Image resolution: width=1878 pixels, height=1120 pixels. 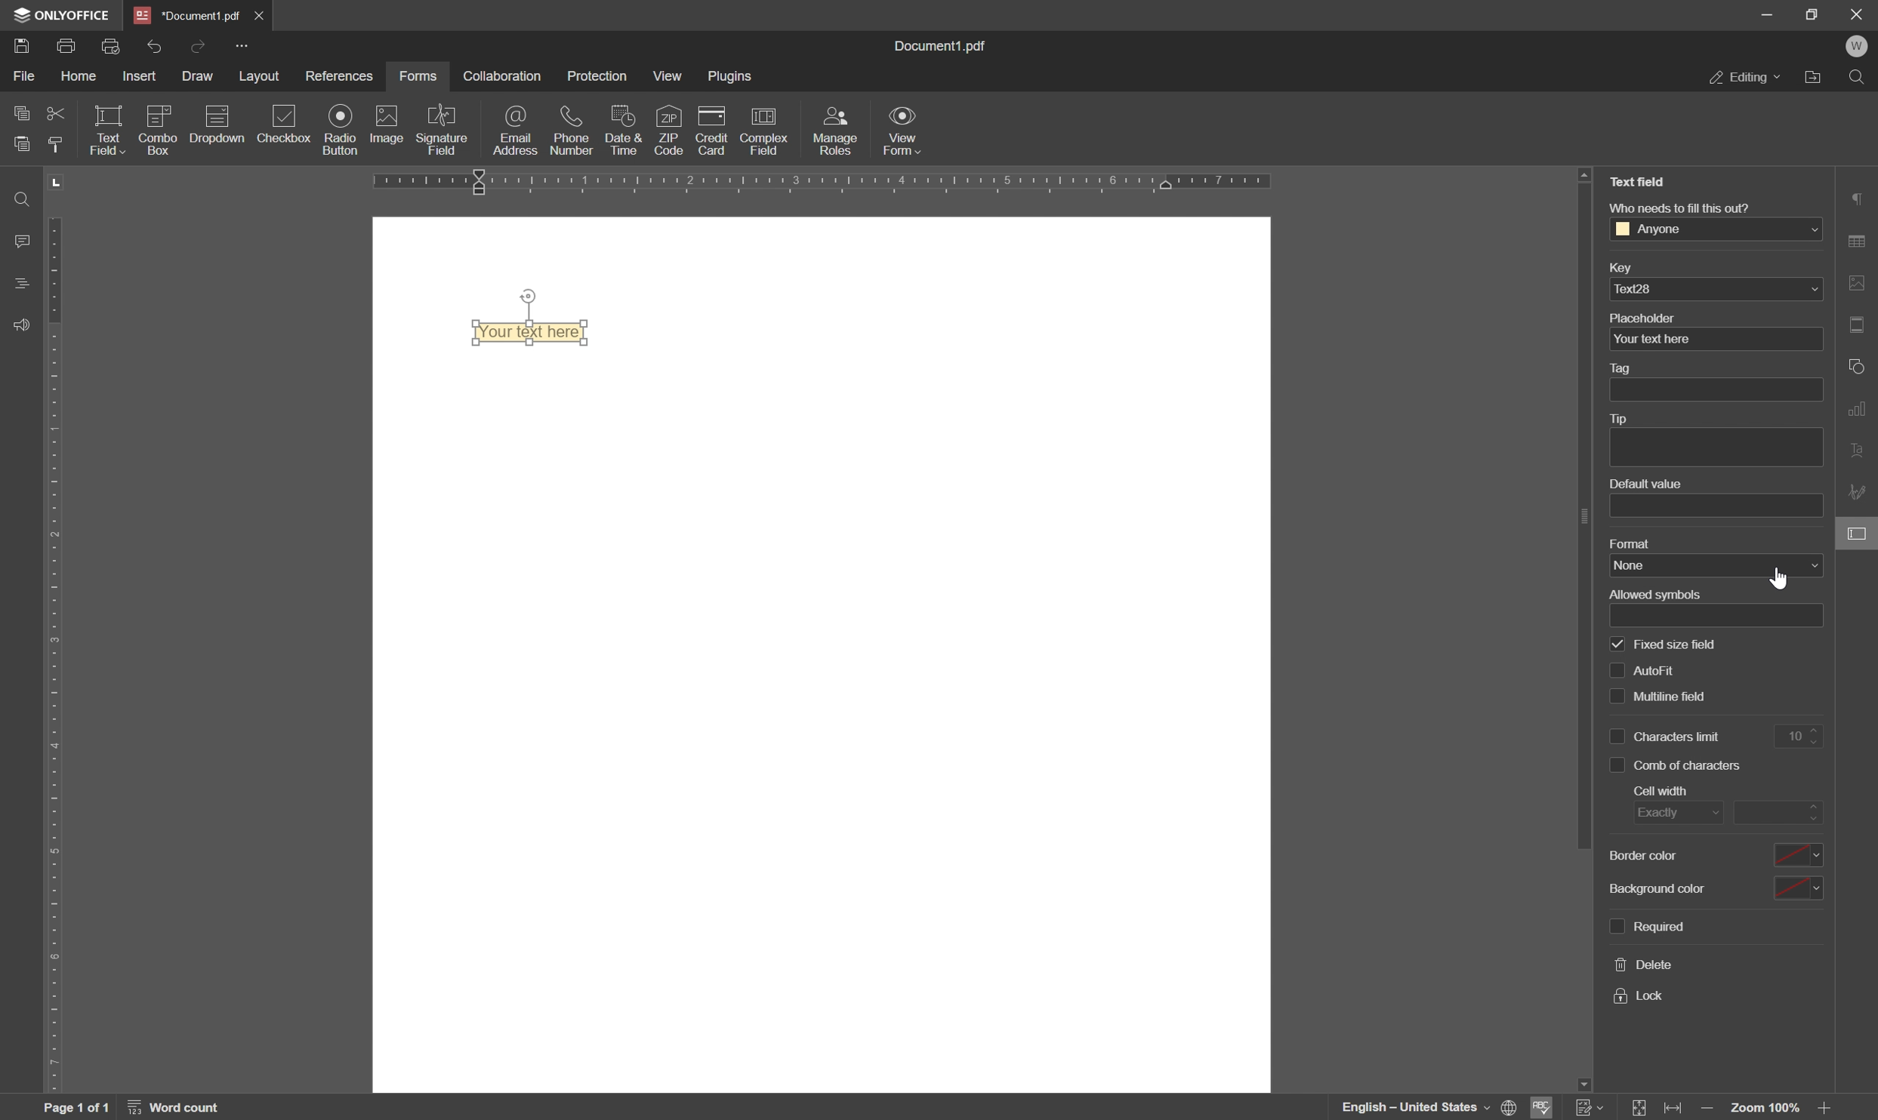 What do you see at coordinates (390, 127) in the screenshot?
I see `image` at bounding box center [390, 127].